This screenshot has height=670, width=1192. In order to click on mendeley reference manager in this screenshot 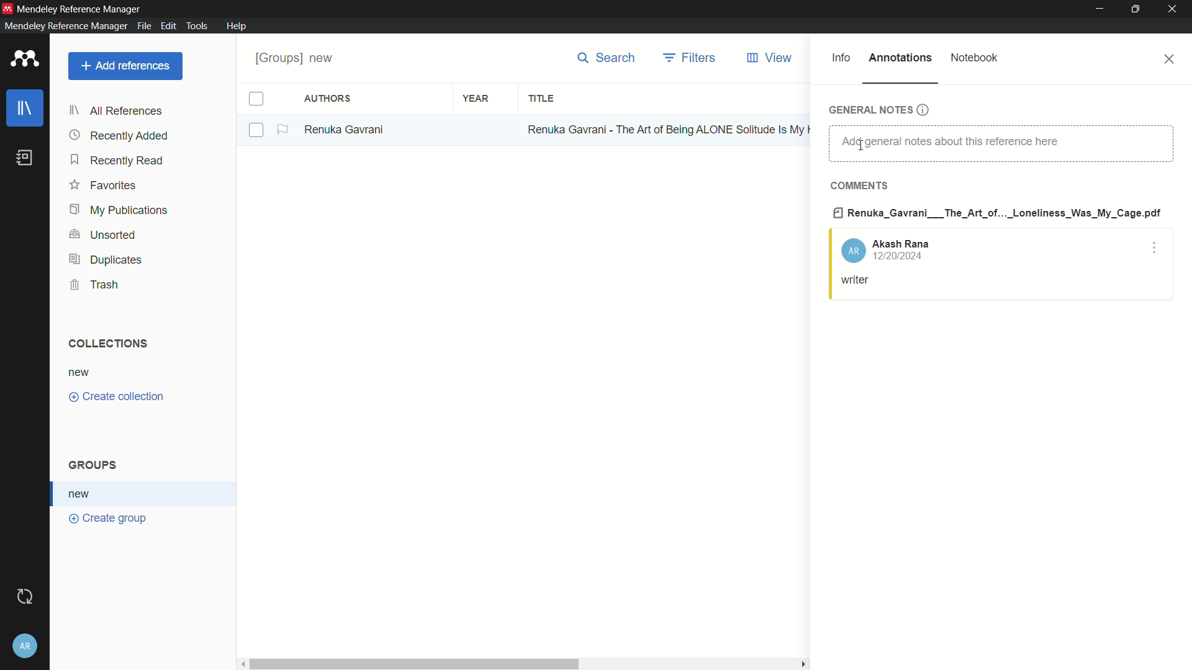, I will do `click(64, 26)`.